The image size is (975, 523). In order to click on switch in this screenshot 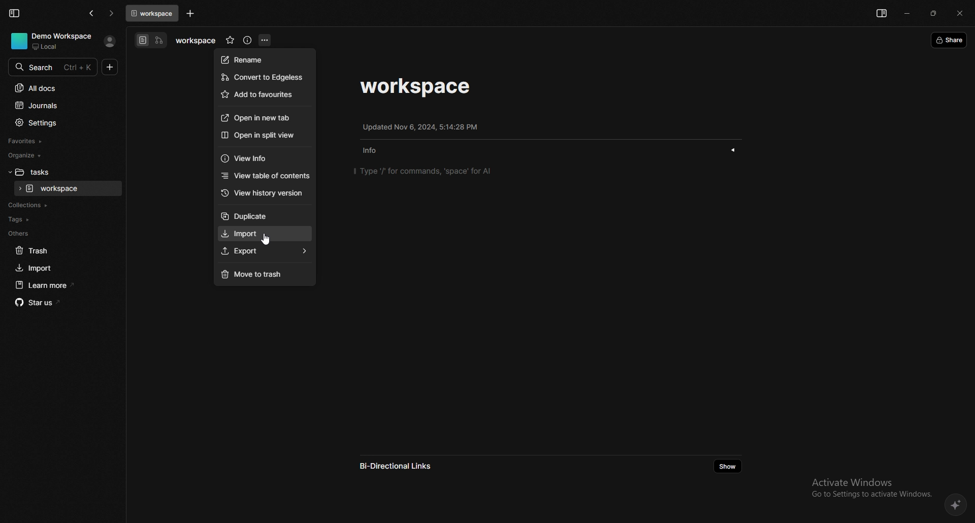, I will do `click(151, 41)`.